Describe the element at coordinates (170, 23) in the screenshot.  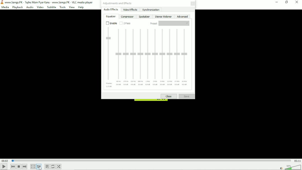
I see `Preset` at that location.